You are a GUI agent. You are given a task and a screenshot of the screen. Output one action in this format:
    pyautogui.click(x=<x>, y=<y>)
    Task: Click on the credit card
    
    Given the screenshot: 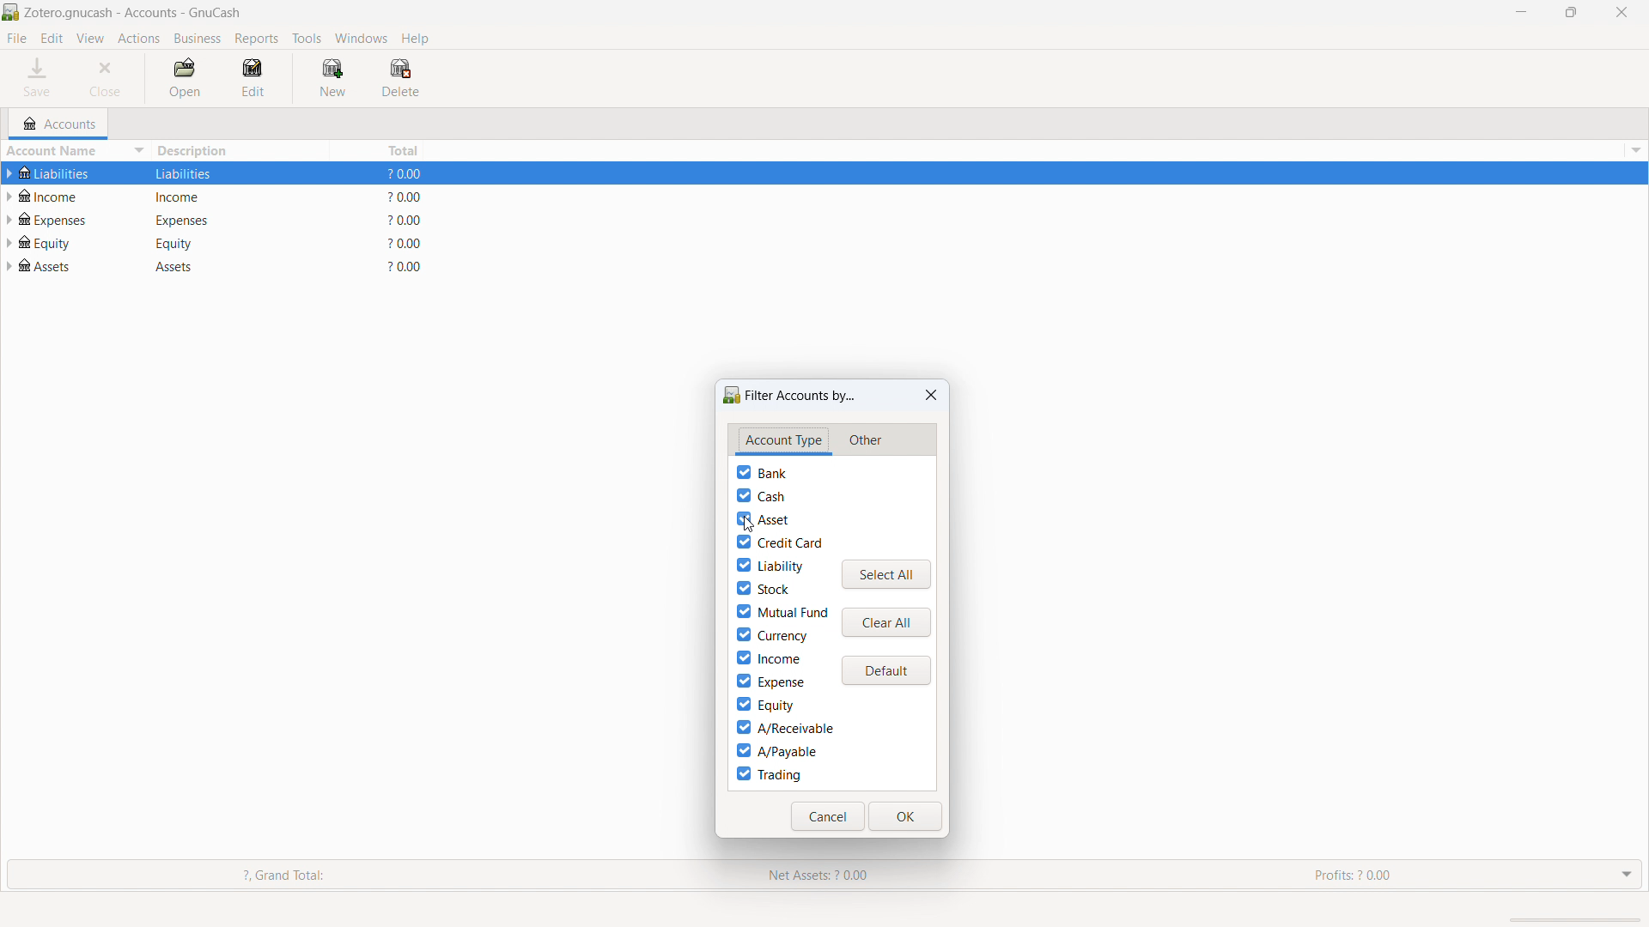 What is the action you would take?
    pyautogui.click(x=780, y=542)
    